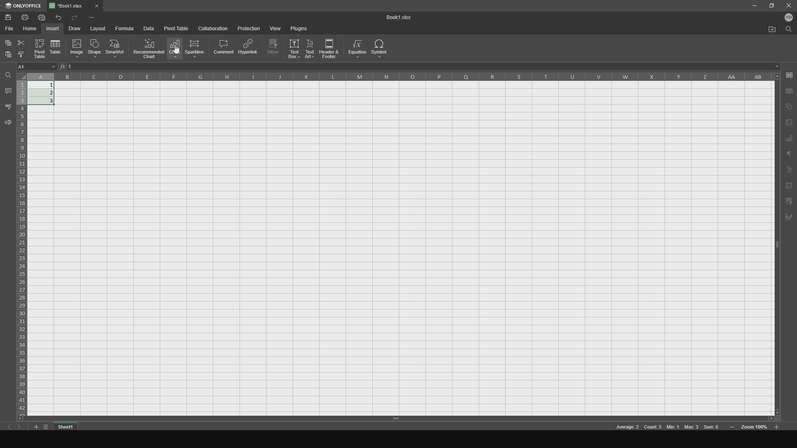 The width and height of the screenshot is (797, 448). Describe the element at coordinates (789, 75) in the screenshot. I see `save` at that location.